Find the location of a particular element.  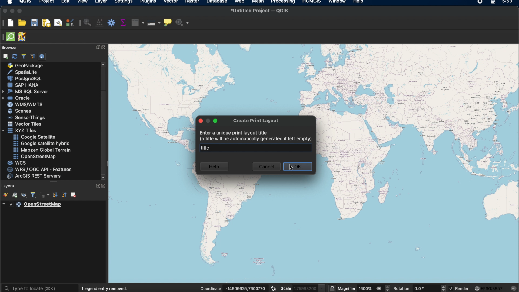

sensor things is located at coordinates (25, 118).